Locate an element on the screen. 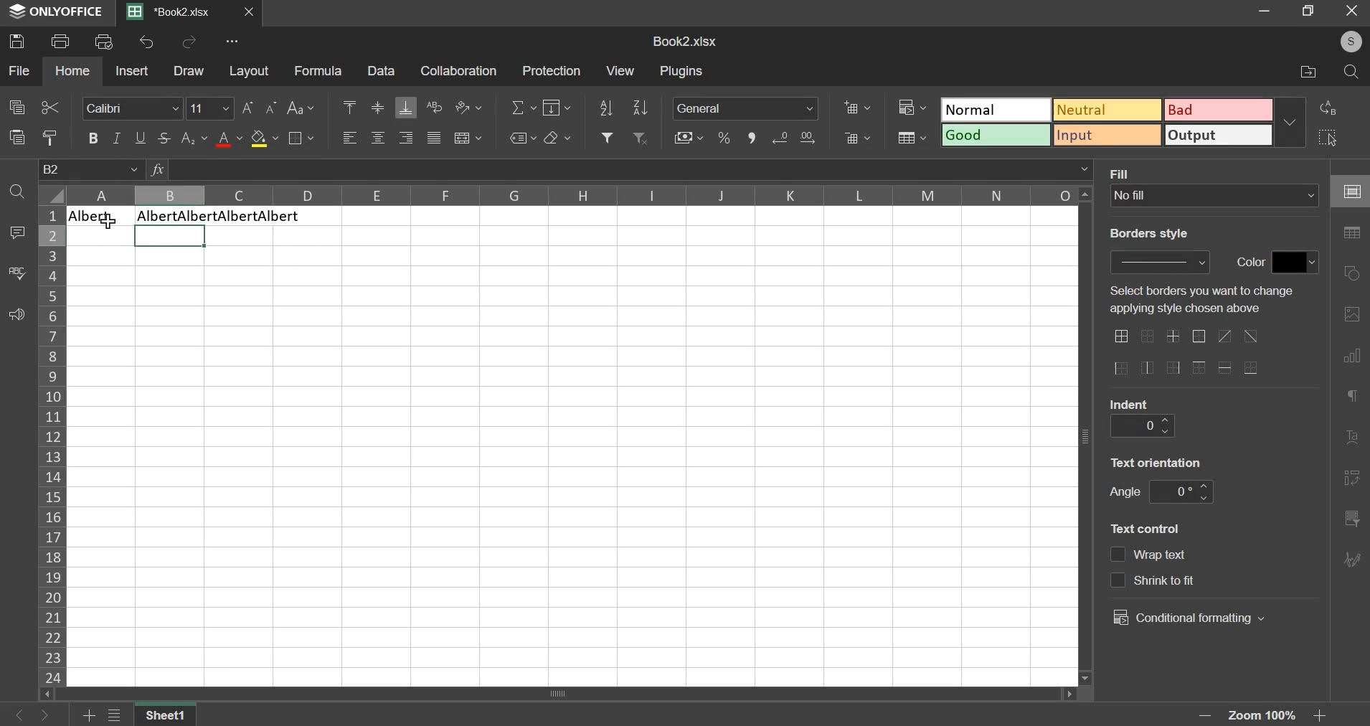 Image resolution: width=1370 pixels, height=726 pixels. view is located at coordinates (621, 71).